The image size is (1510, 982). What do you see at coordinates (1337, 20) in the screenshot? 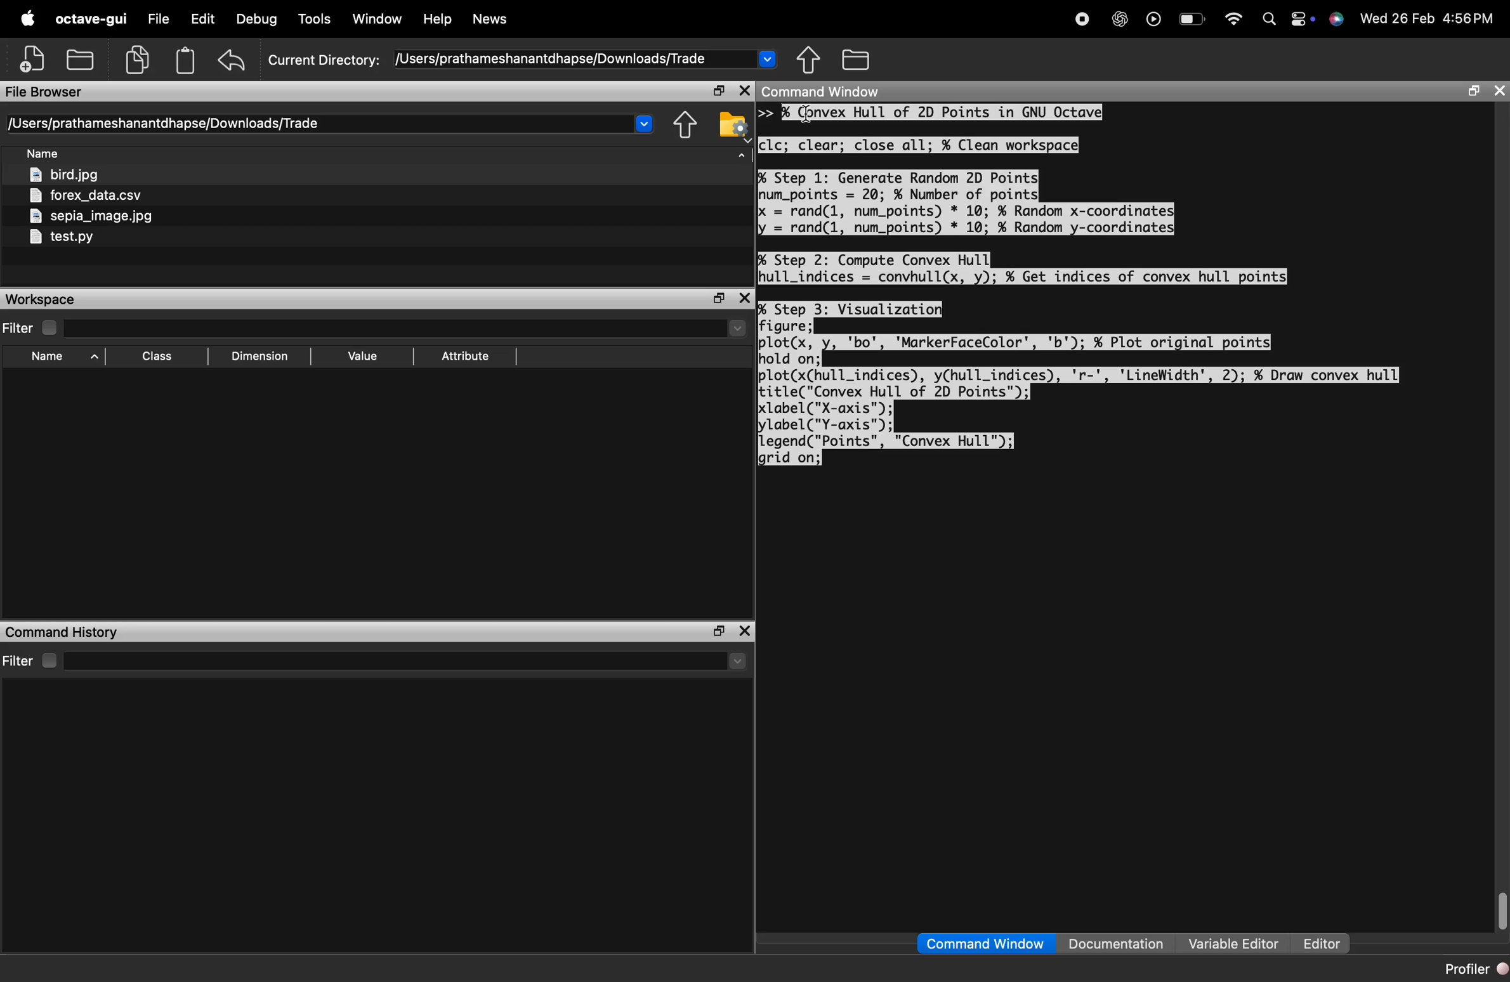
I see `support` at bounding box center [1337, 20].